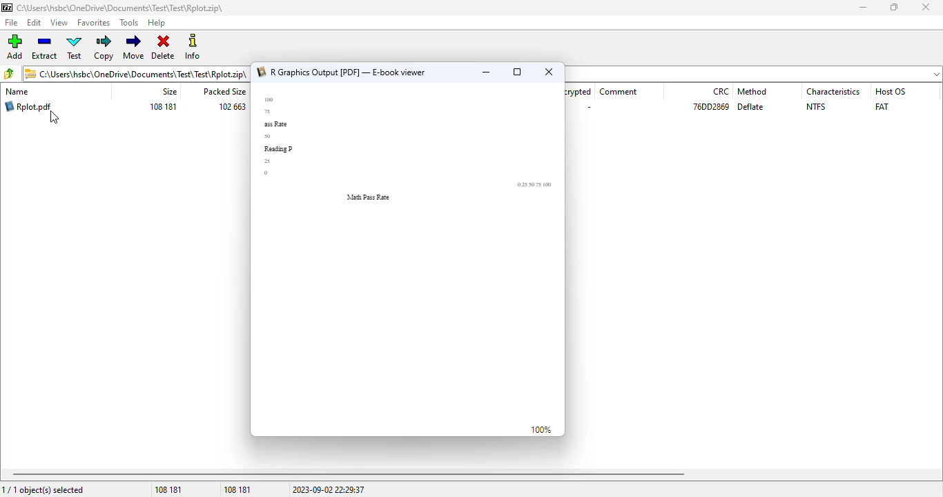  Describe the element at coordinates (193, 47) in the screenshot. I see `info` at that location.